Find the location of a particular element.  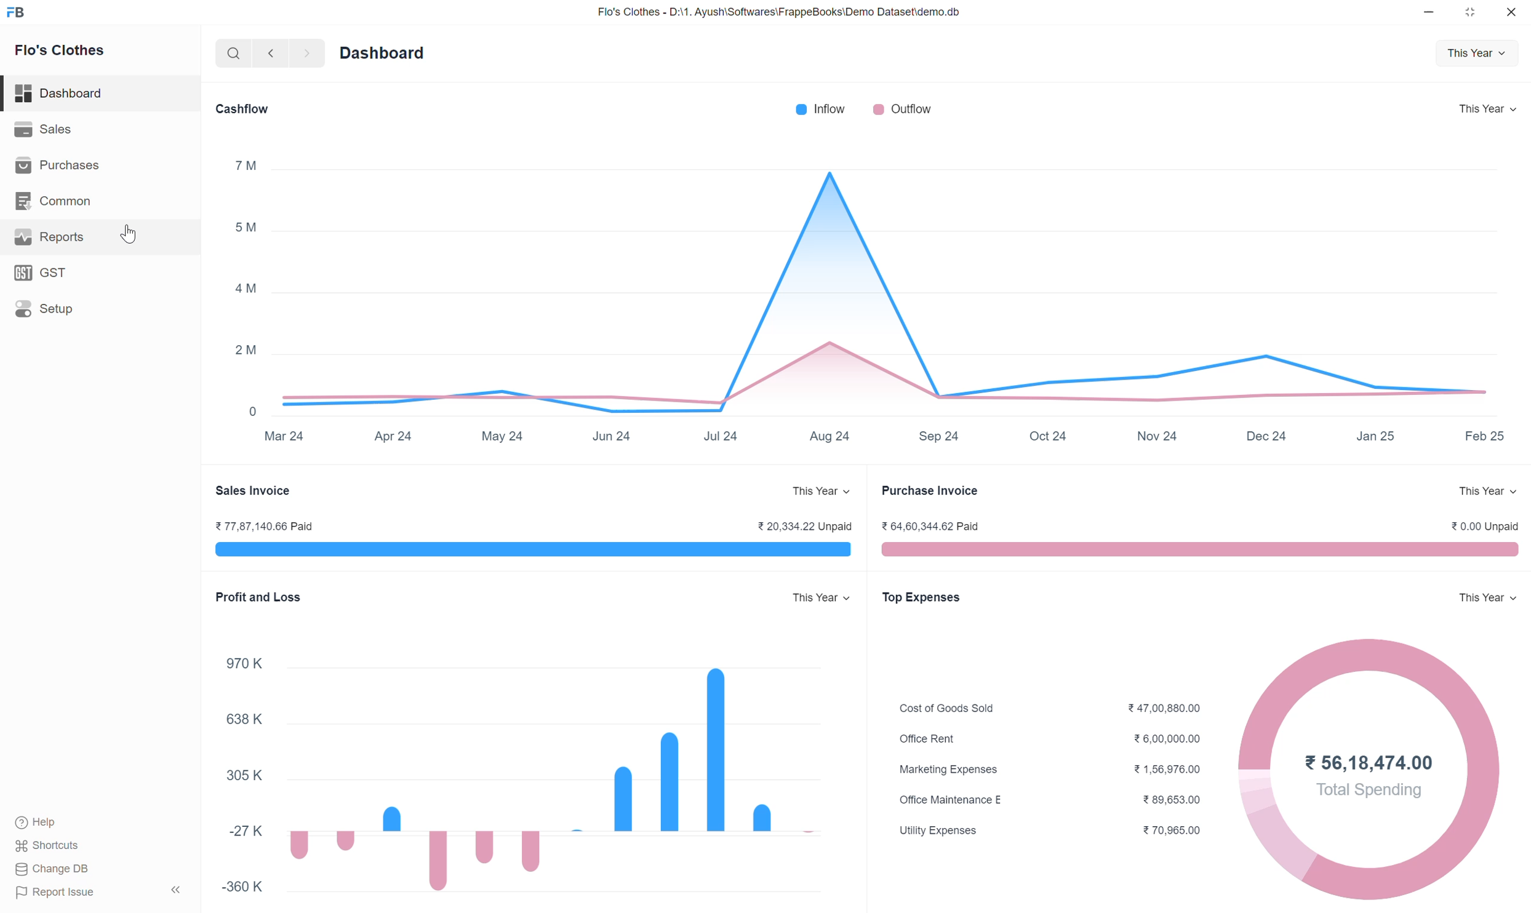

 apr 24 is located at coordinates (393, 439).